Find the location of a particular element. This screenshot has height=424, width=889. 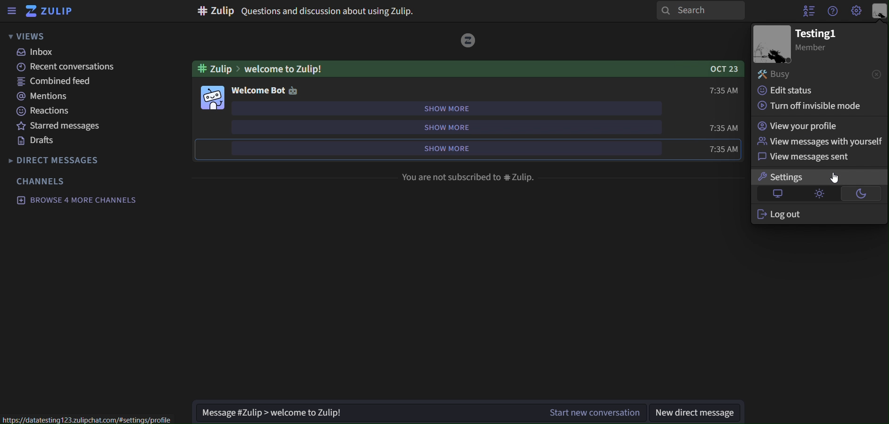

show more is located at coordinates (460, 107).